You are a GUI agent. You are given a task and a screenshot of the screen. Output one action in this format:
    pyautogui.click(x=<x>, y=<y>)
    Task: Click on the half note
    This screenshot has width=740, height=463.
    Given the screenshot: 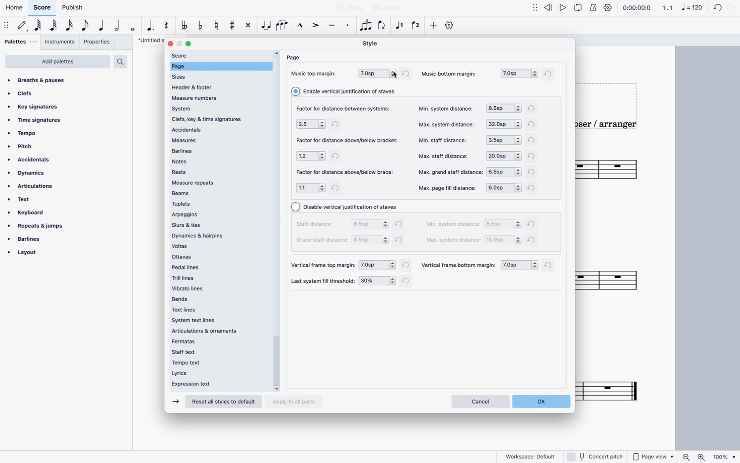 What is the action you would take?
    pyautogui.click(x=116, y=27)
    